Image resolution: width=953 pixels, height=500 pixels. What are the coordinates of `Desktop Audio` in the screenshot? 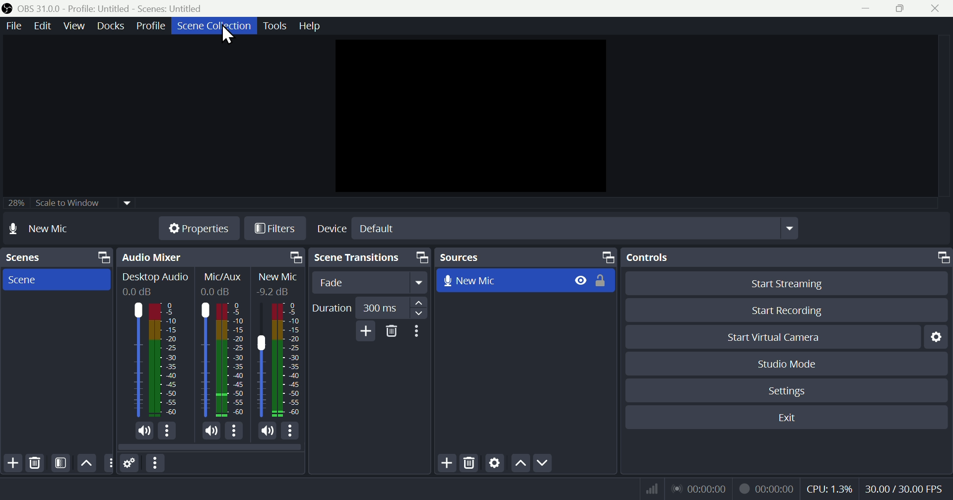 It's located at (156, 277).